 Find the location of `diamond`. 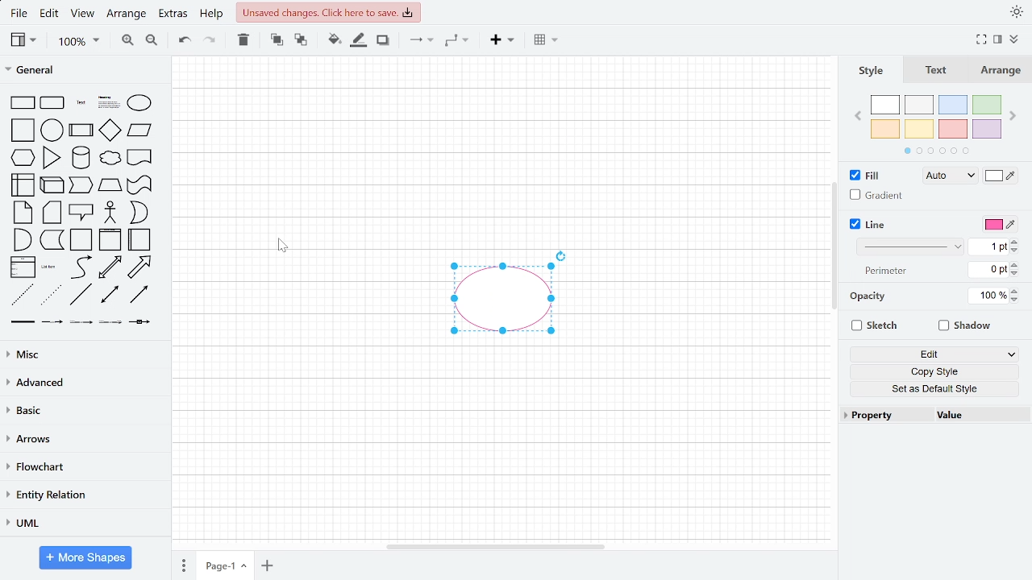

diamond is located at coordinates (111, 131).